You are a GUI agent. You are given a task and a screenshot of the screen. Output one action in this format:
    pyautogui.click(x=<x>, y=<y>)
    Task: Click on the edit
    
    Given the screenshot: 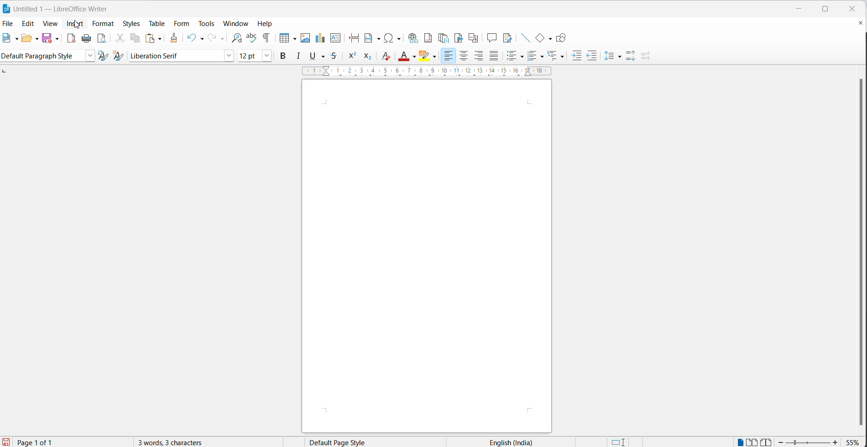 What is the action you would take?
    pyautogui.click(x=30, y=24)
    